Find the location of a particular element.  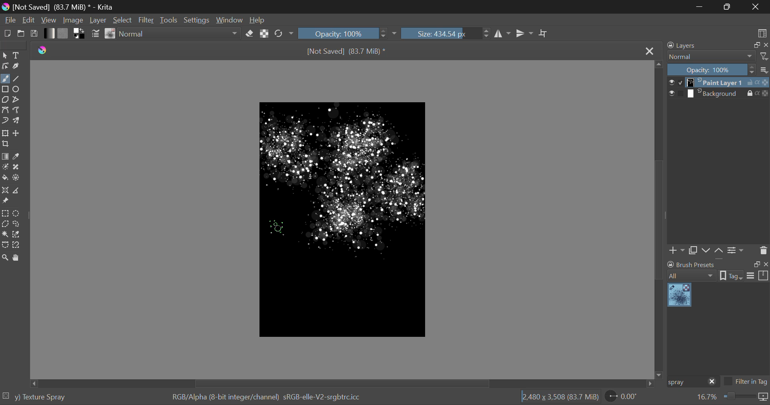

Scroll Bar is located at coordinates (344, 383).